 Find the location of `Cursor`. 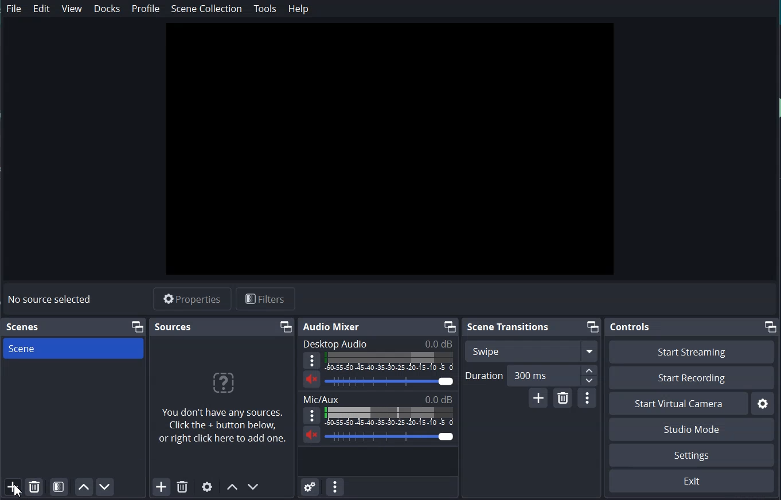

Cursor is located at coordinates (19, 491).